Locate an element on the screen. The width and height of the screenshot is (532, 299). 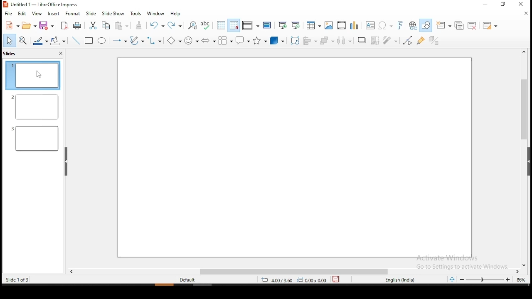
curves and polygons is located at coordinates (136, 41).